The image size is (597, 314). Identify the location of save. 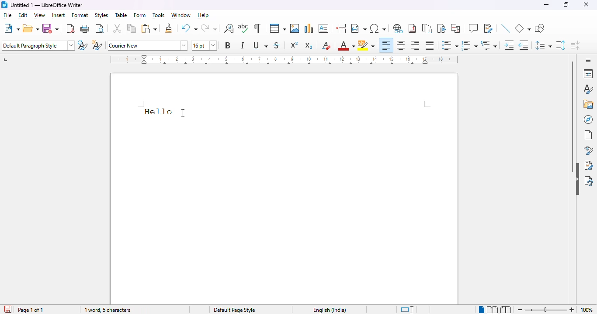
(7, 309).